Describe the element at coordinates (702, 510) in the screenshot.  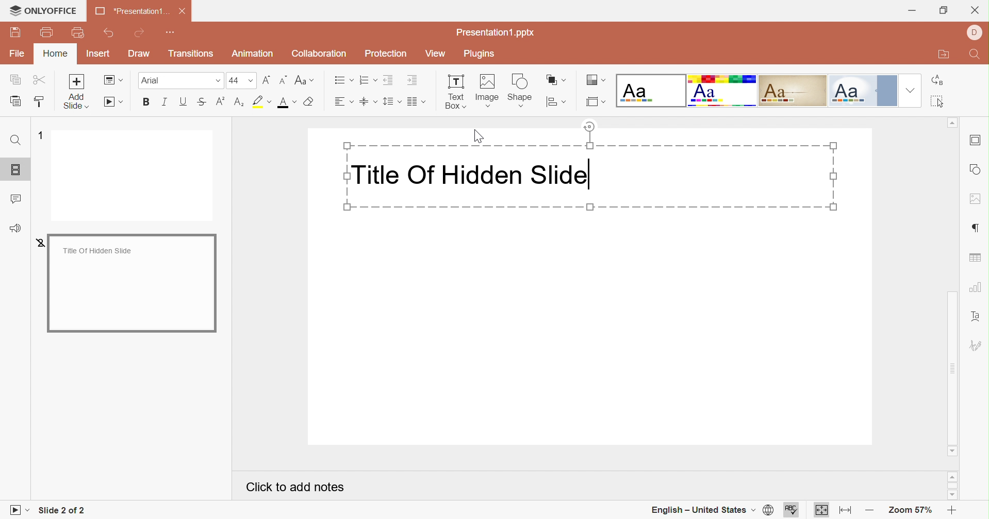
I see `English - United States` at that location.